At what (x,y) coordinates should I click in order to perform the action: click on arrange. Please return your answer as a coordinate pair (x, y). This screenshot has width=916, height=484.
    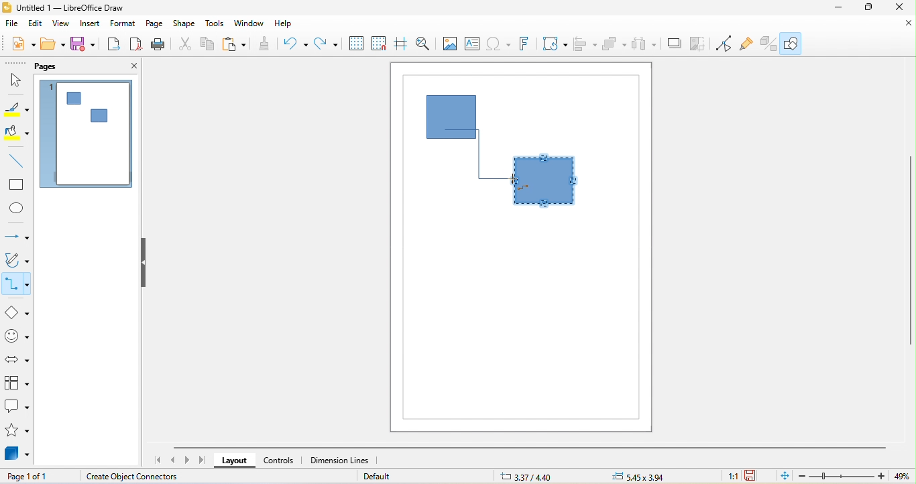
    Looking at the image, I should click on (615, 45).